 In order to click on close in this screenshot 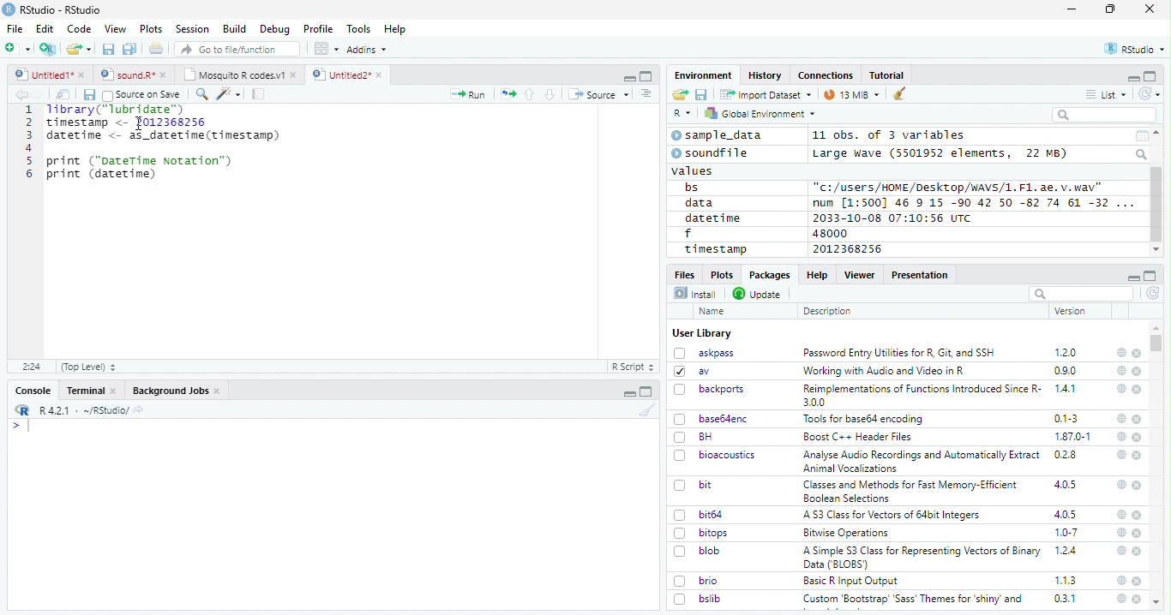, I will do `click(1138, 456)`.